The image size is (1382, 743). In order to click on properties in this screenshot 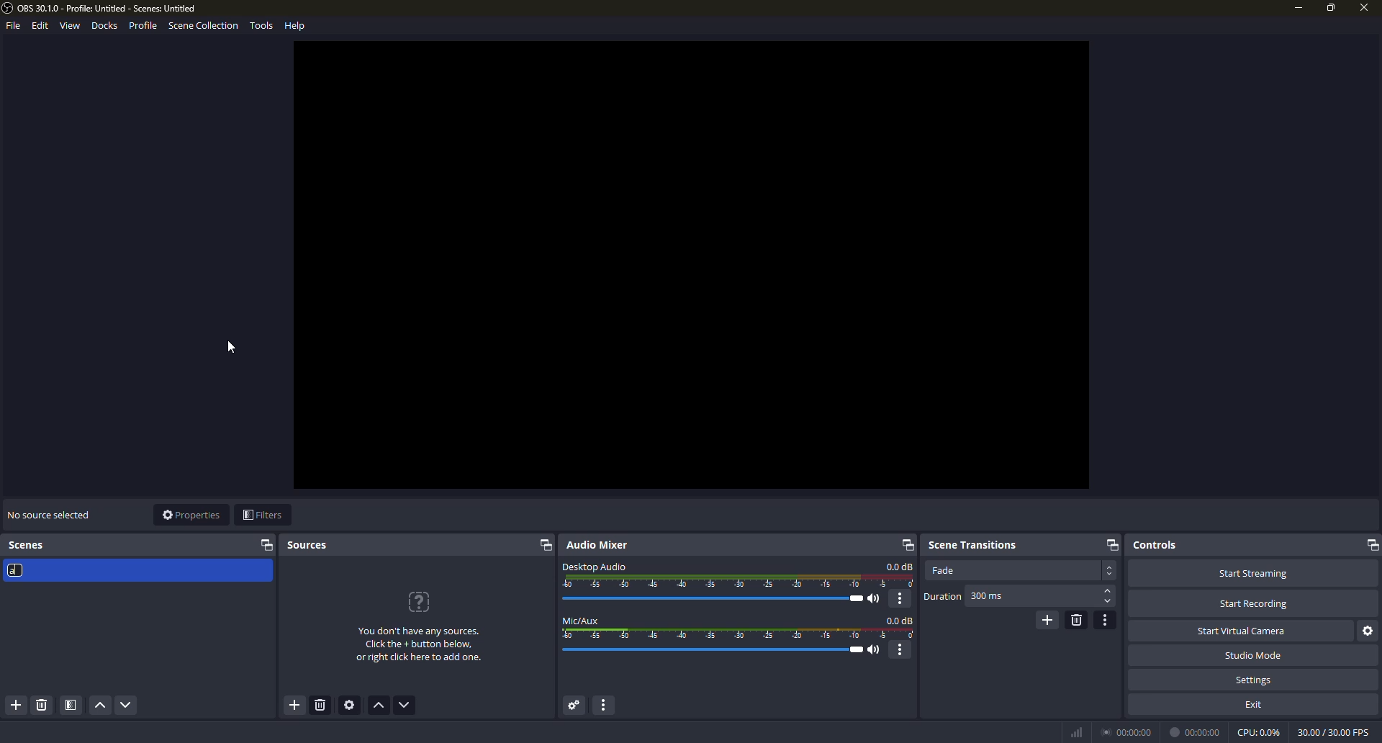, I will do `click(191, 515)`.